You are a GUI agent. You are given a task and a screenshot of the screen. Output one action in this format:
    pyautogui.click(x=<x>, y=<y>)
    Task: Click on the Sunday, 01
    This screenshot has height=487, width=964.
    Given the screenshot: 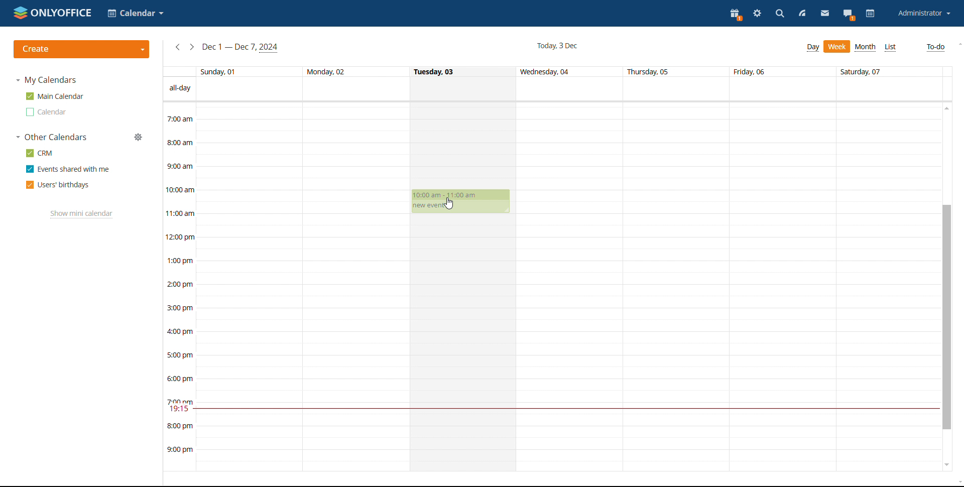 What is the action you would take?
    pyautogui.click(x=219, y=71)
    